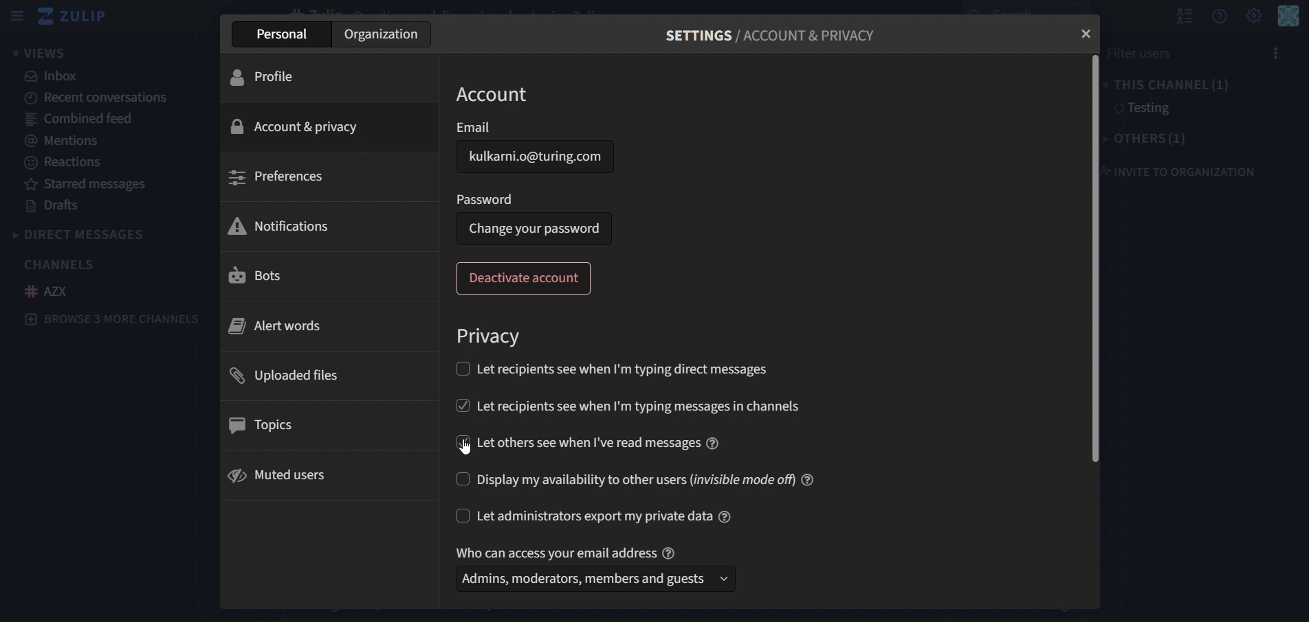 The height and width of the screenshot is (622, 1309). I want to click on preferences, so click(287, 176).